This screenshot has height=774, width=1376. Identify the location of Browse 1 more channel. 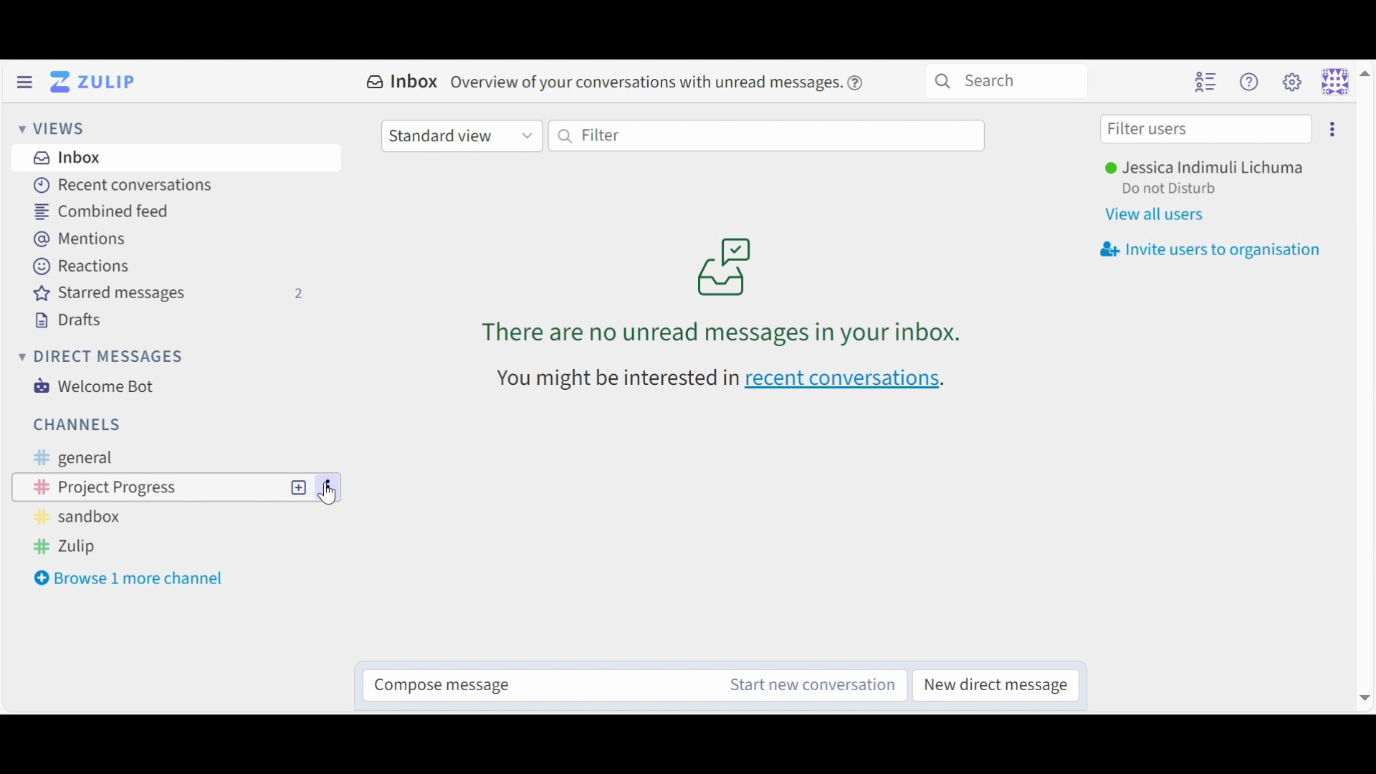
(136, 578).